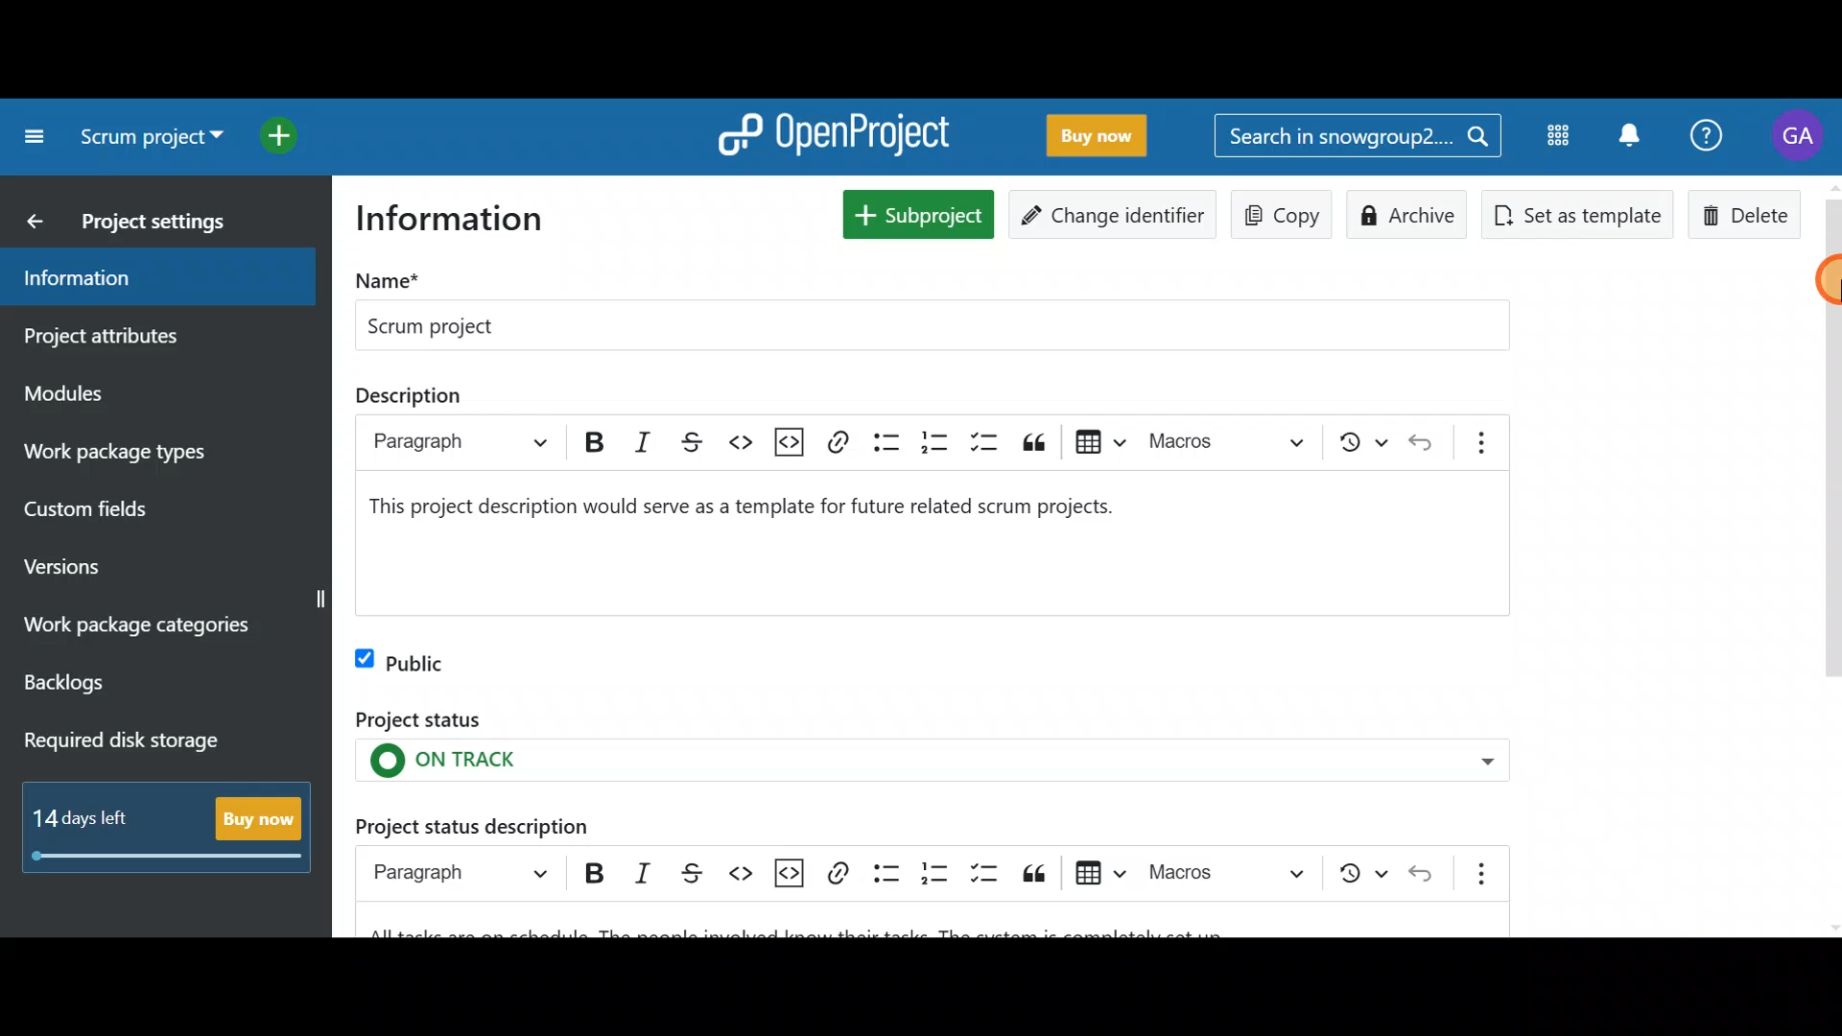 This screenshot has height=1036, width=1842. Describe the element at coordinates (741, 442) in the screenshot. I see `code` at that location.